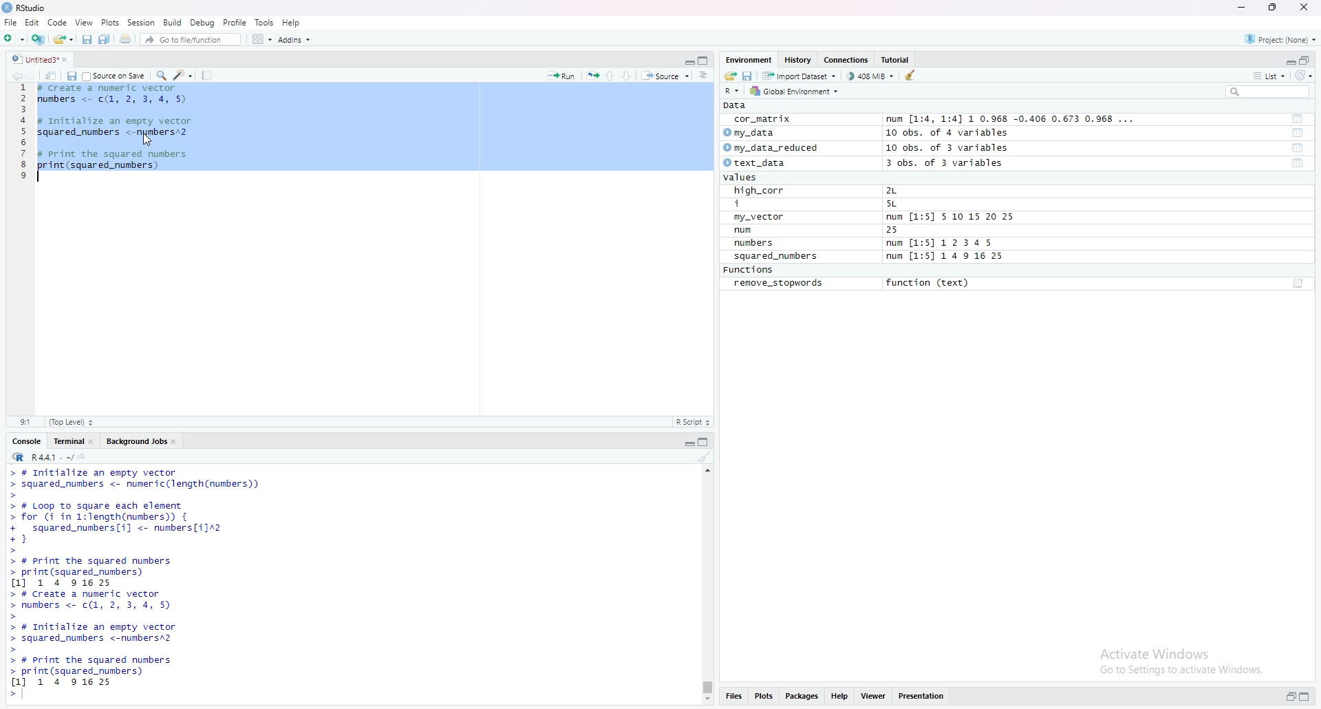 The height and width of the screenshot is (709, 1321). What do you see at coordinates (84, 22) in the screenshot?
I see `View` at bounding box center [84, 22].